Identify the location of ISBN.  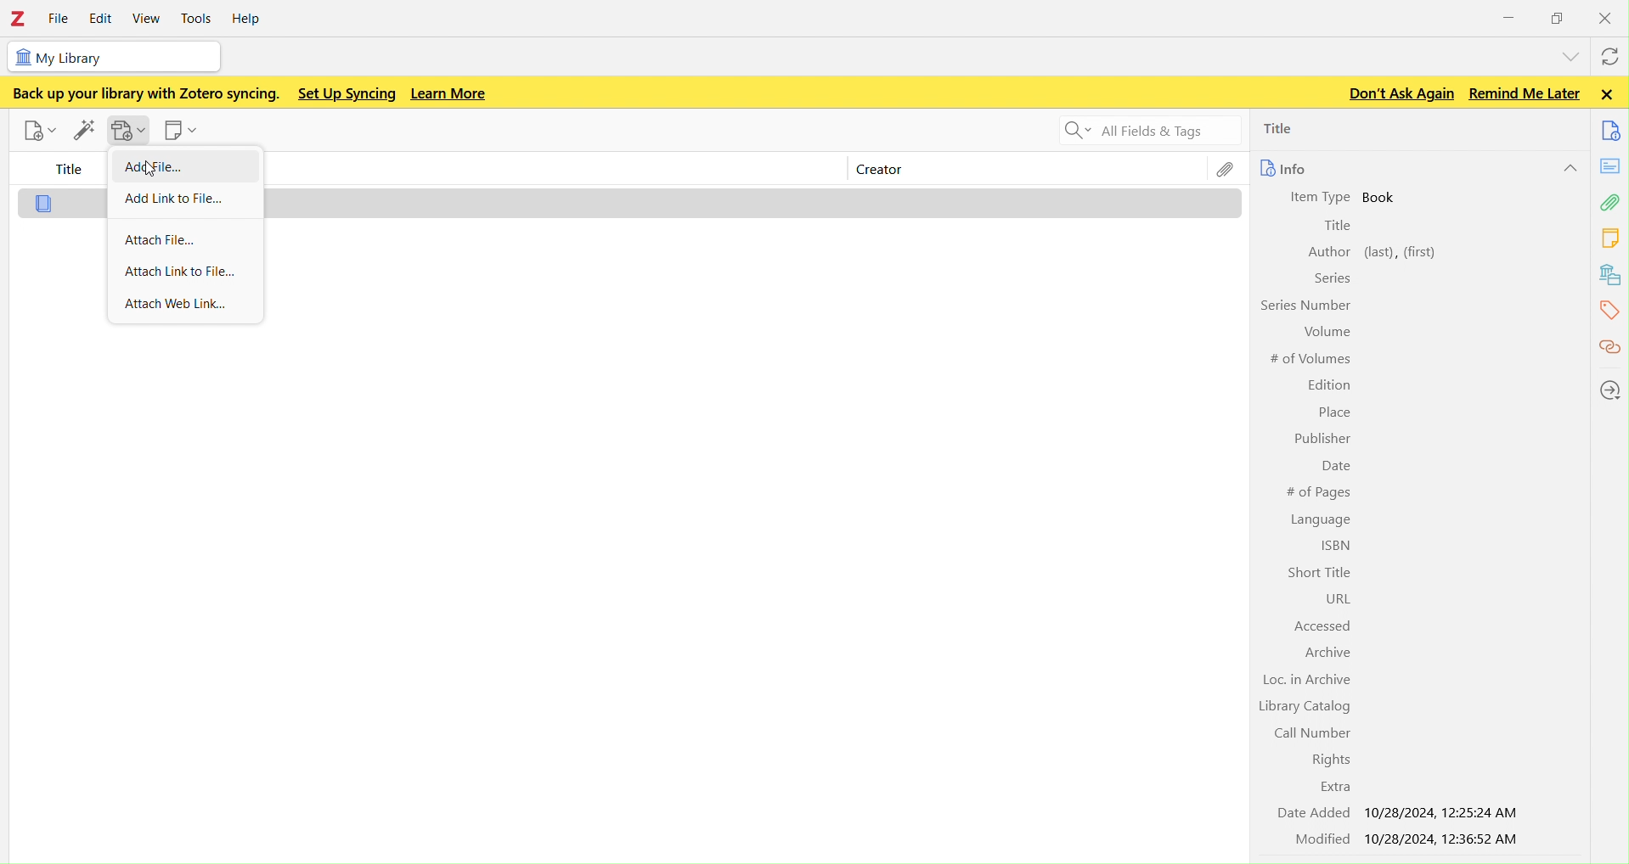
(1332, 545).